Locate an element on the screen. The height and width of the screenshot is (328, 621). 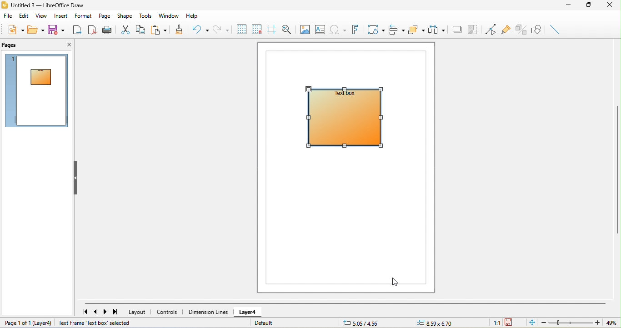
crop image is located at coordinates (473, 29).